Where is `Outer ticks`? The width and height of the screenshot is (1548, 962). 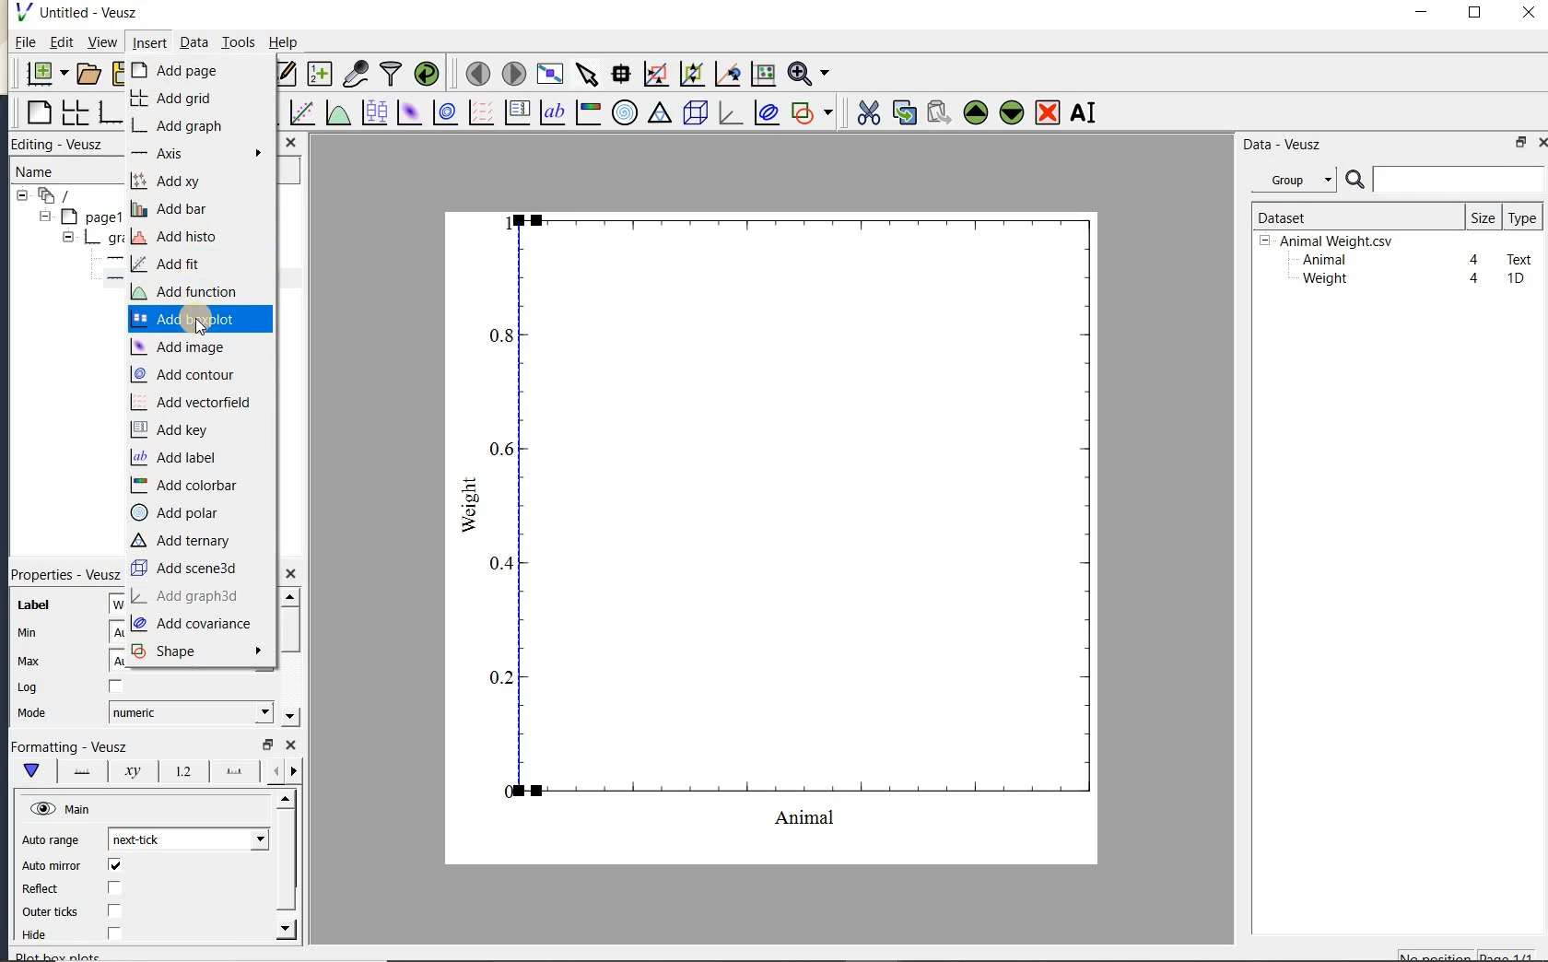
Outer ticks is located at coordinates (53, 911).